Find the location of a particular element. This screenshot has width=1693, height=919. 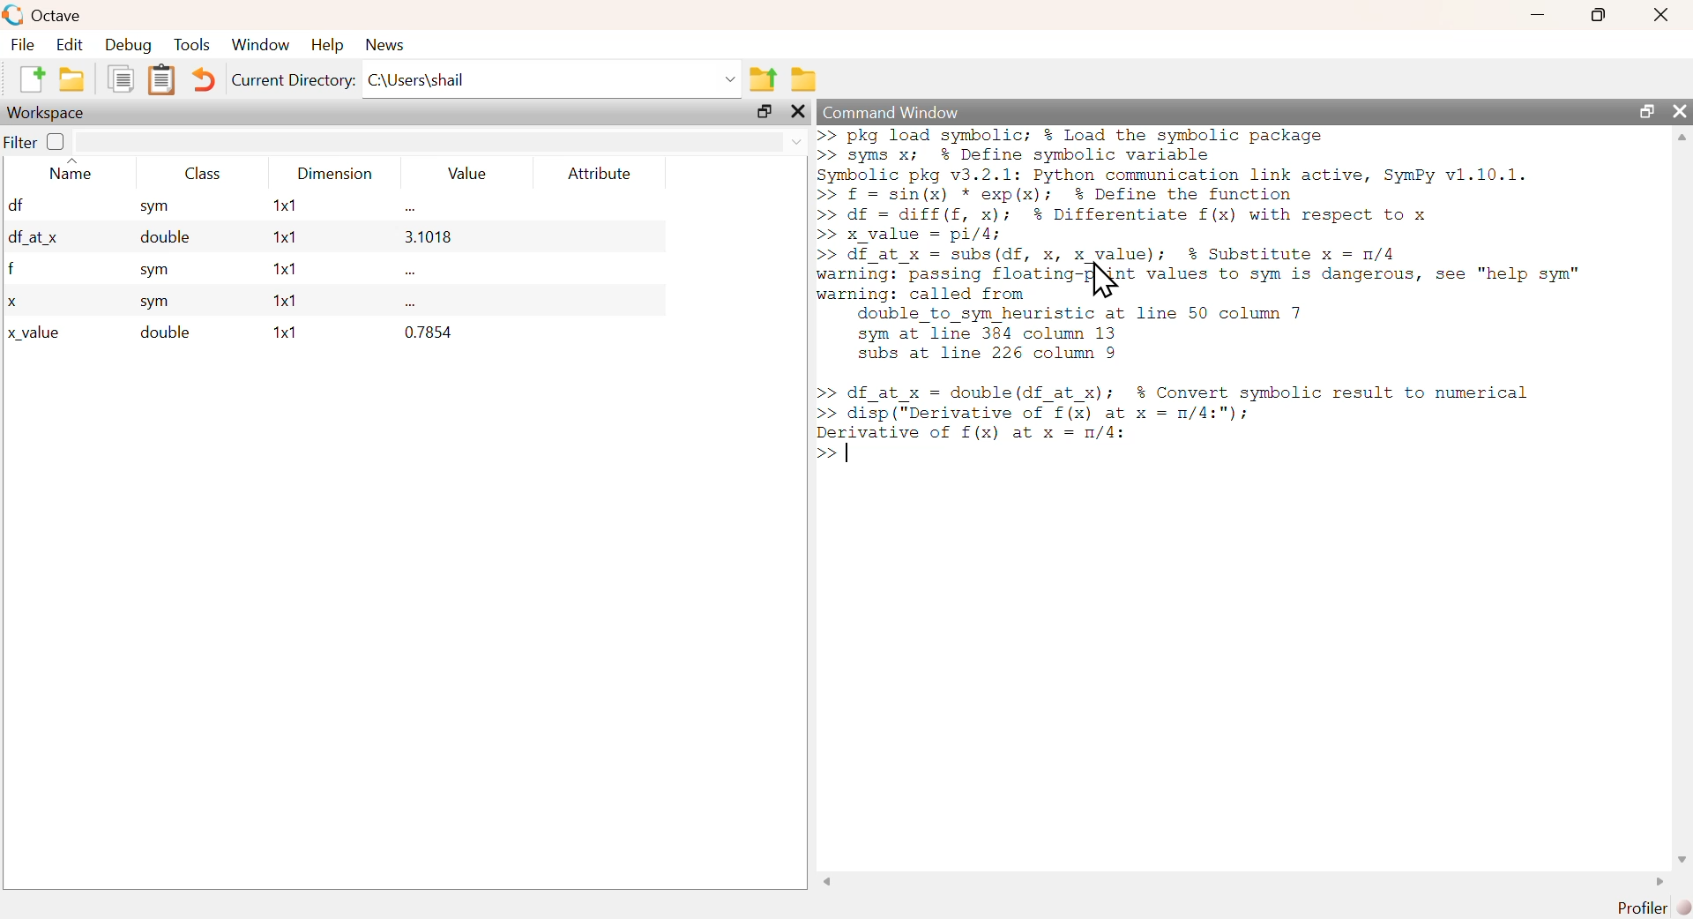

Help is located at coordinates (324, 45).